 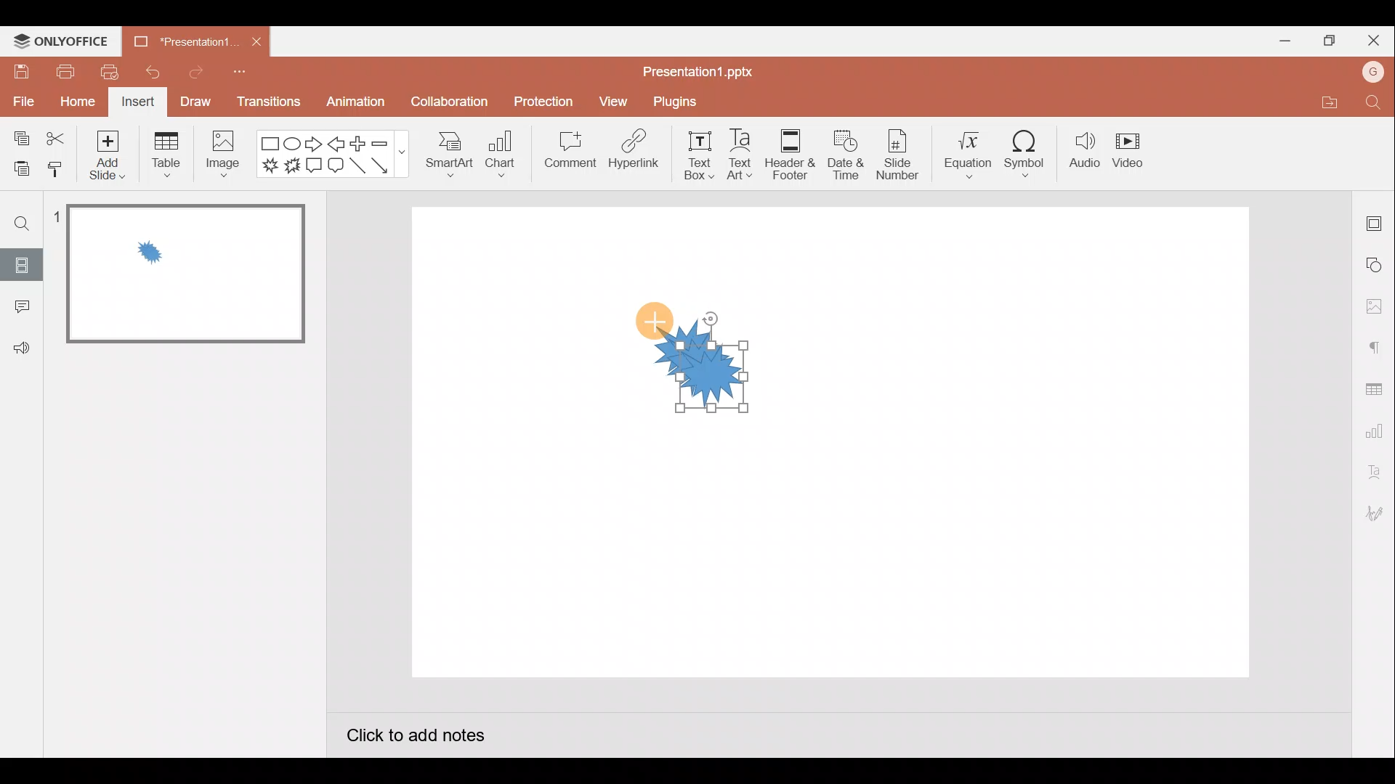 What do you see at coordinates (1015, 447) in the screenshot?
I see `Presentation slide` at bounding box center [1015, 447].